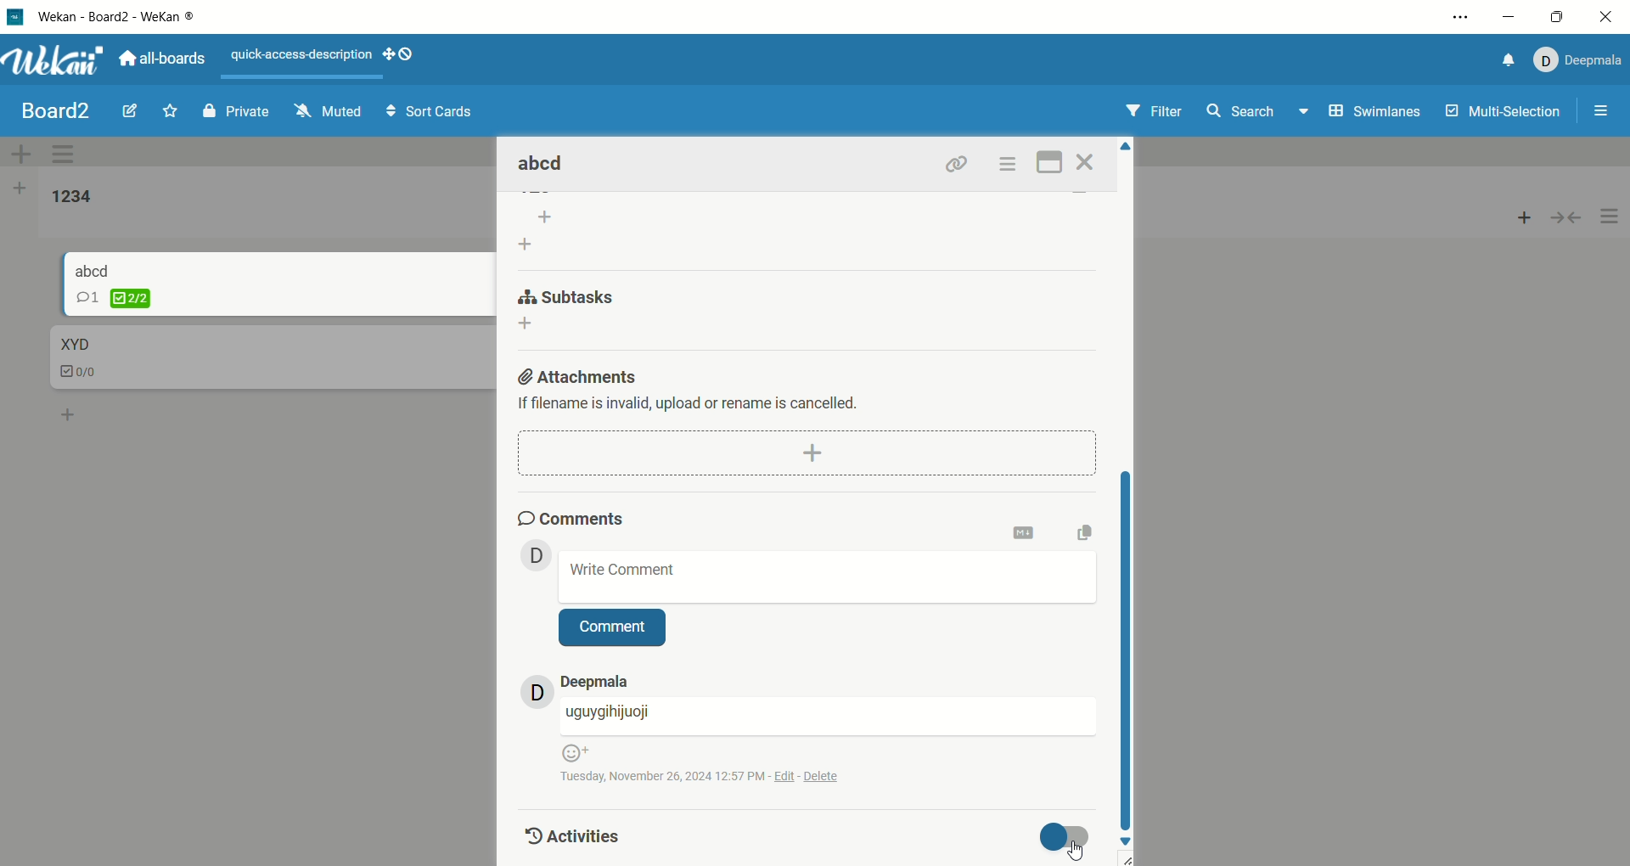 Image resolution: width=1630 pixels, height=866 pixels. I want to click on add, so click(70, 412).